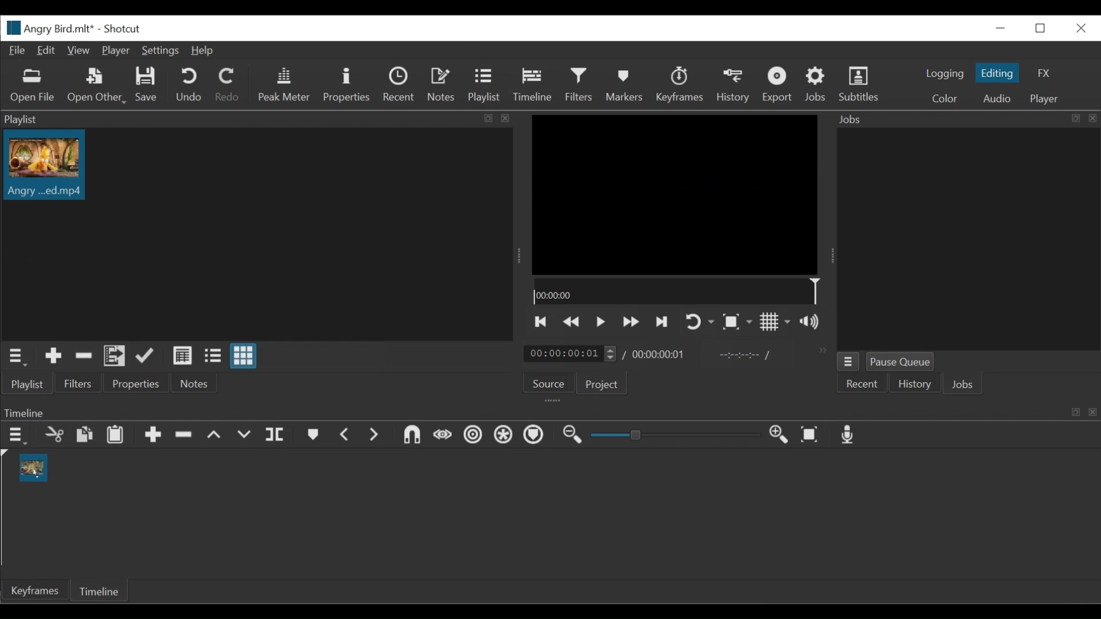 This screenshot has height=619, width=1101. I want to click on Next Marker, so click(377, 436).